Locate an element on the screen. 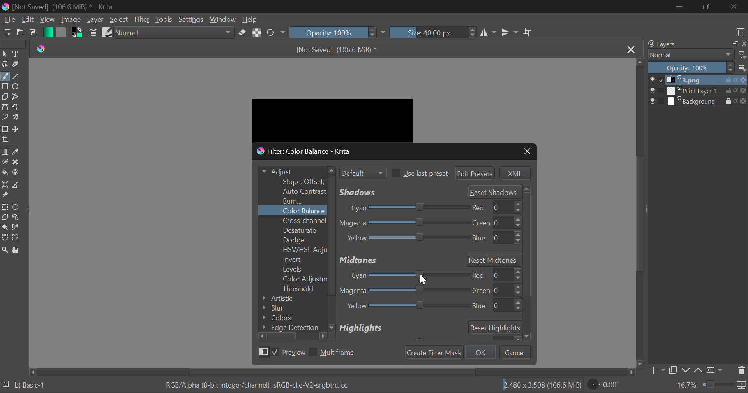  Cyan-Red Adjustment Slider is located at coordinates (405, 275).